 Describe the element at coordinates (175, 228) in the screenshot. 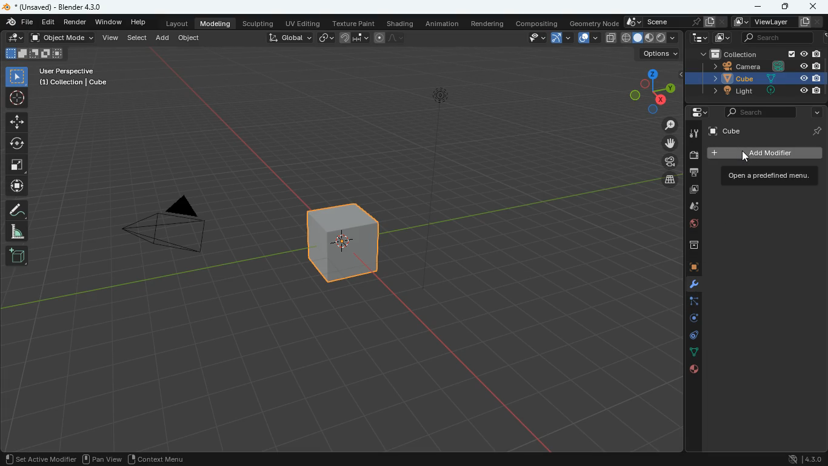

I see `camera` at that location.